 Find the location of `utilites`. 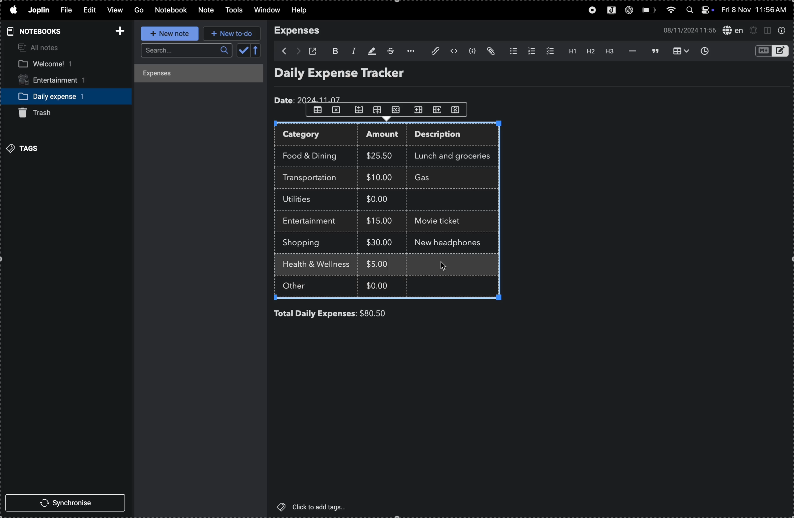

utilites is located at coordinates (303, 200).